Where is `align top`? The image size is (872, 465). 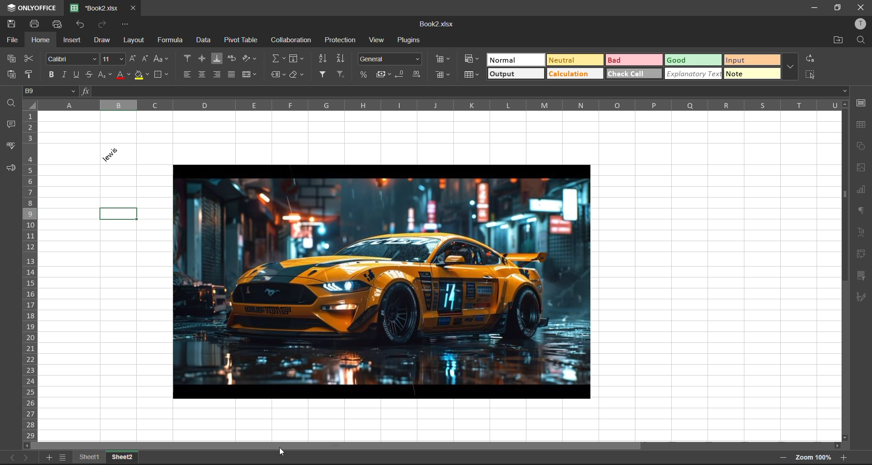 align top is located at coordinates (187, 58).